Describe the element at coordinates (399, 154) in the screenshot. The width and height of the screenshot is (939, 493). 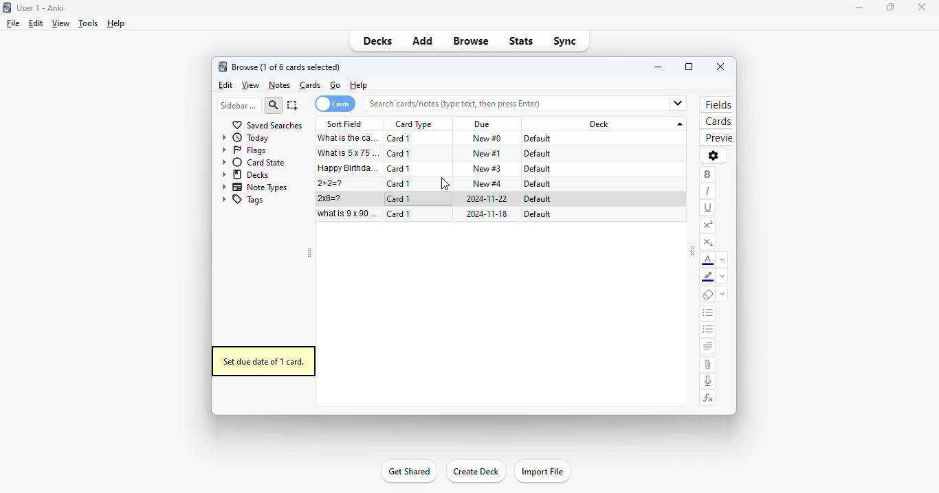
I see `card 1` at that location.